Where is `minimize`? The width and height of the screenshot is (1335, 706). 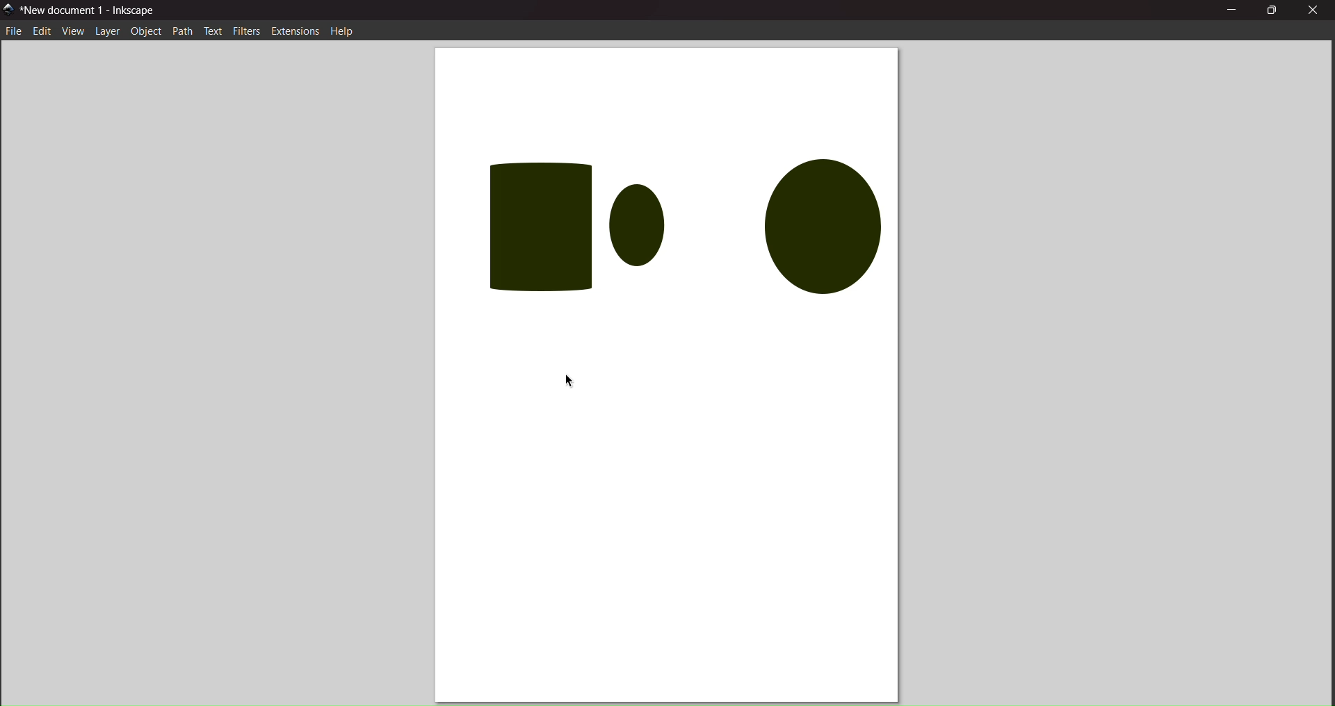 minimize is located at coordinates (1232, 11).